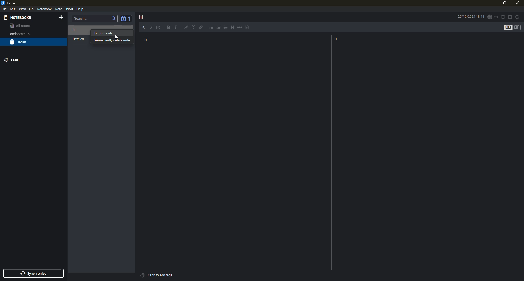 Image resolution: width=524 pixels, height=281 pixels. I want to click on hi, so click(338, 39).